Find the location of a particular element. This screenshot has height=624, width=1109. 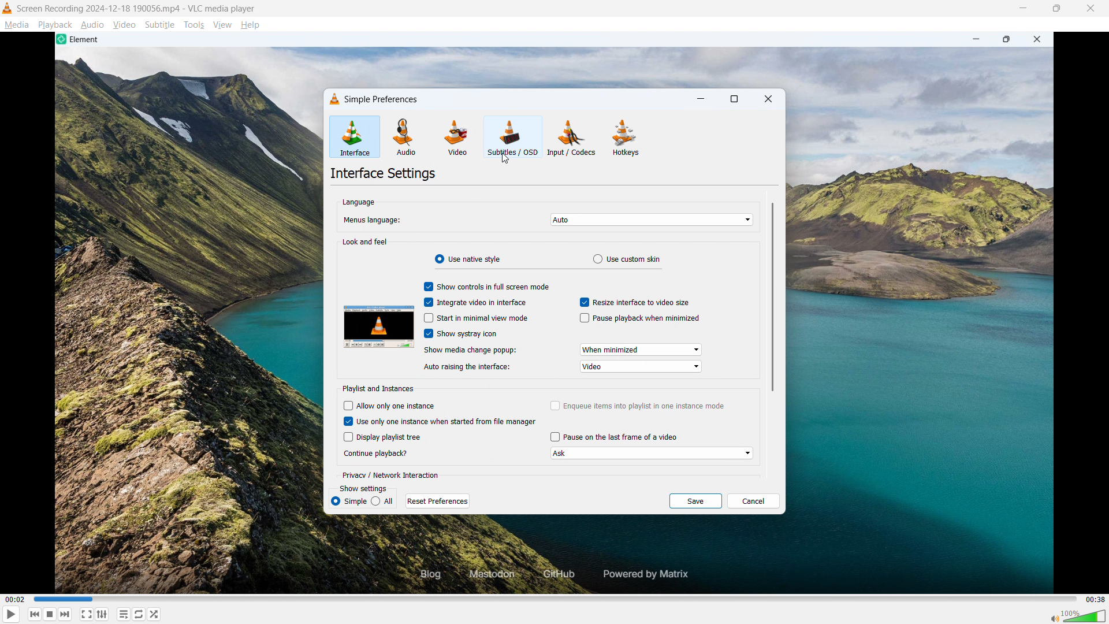

Subtitle  is located at coordinates (160, 25).